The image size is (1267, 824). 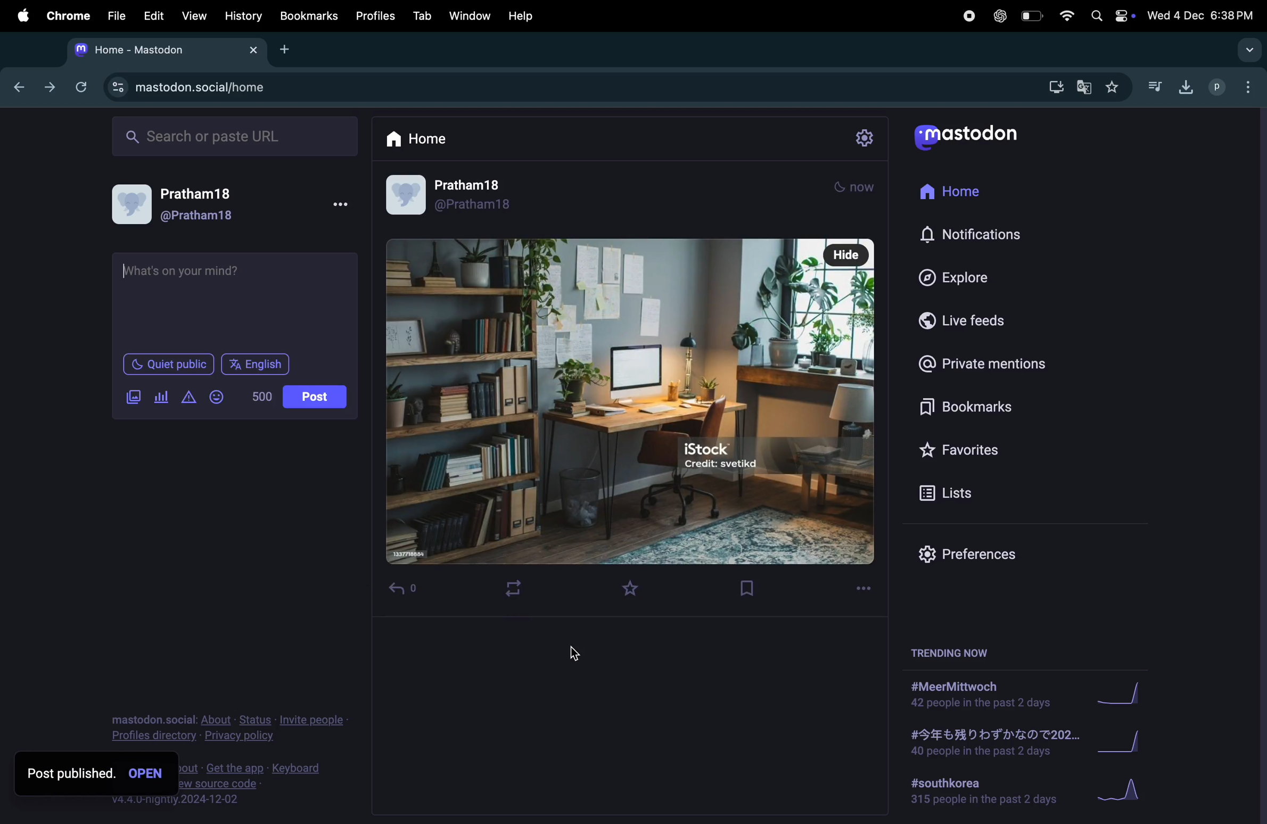 What do you see at coordinates (168, 365) in the screenshot?
I see `Quiet place` at bounding box center [168, 365].